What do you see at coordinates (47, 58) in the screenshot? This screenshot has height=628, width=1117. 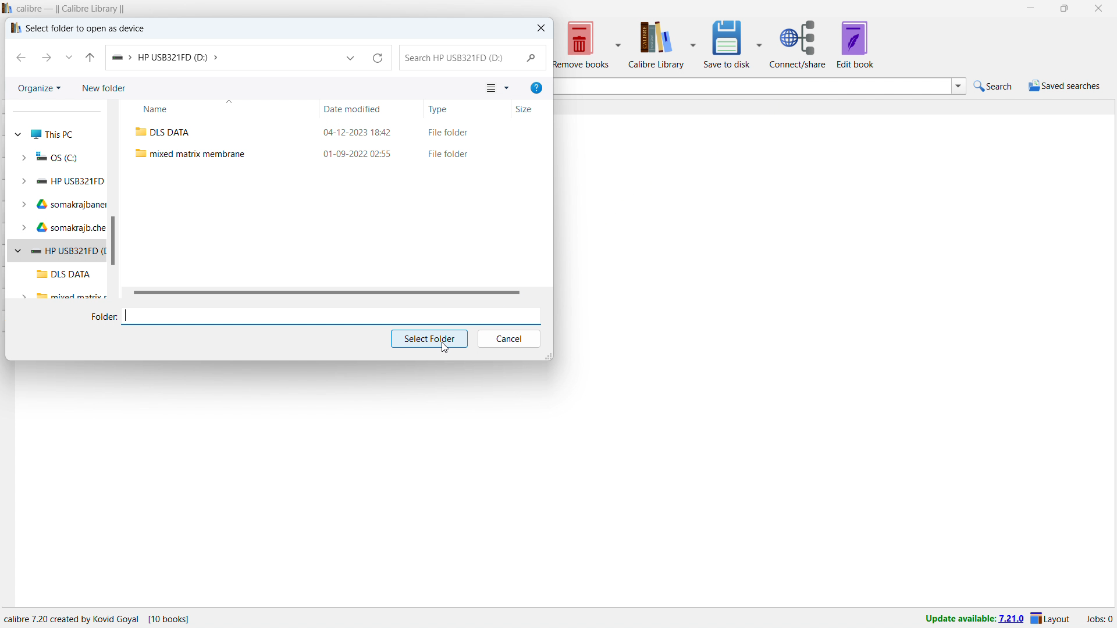 I see `next folder` at bounding box center [47, 58].